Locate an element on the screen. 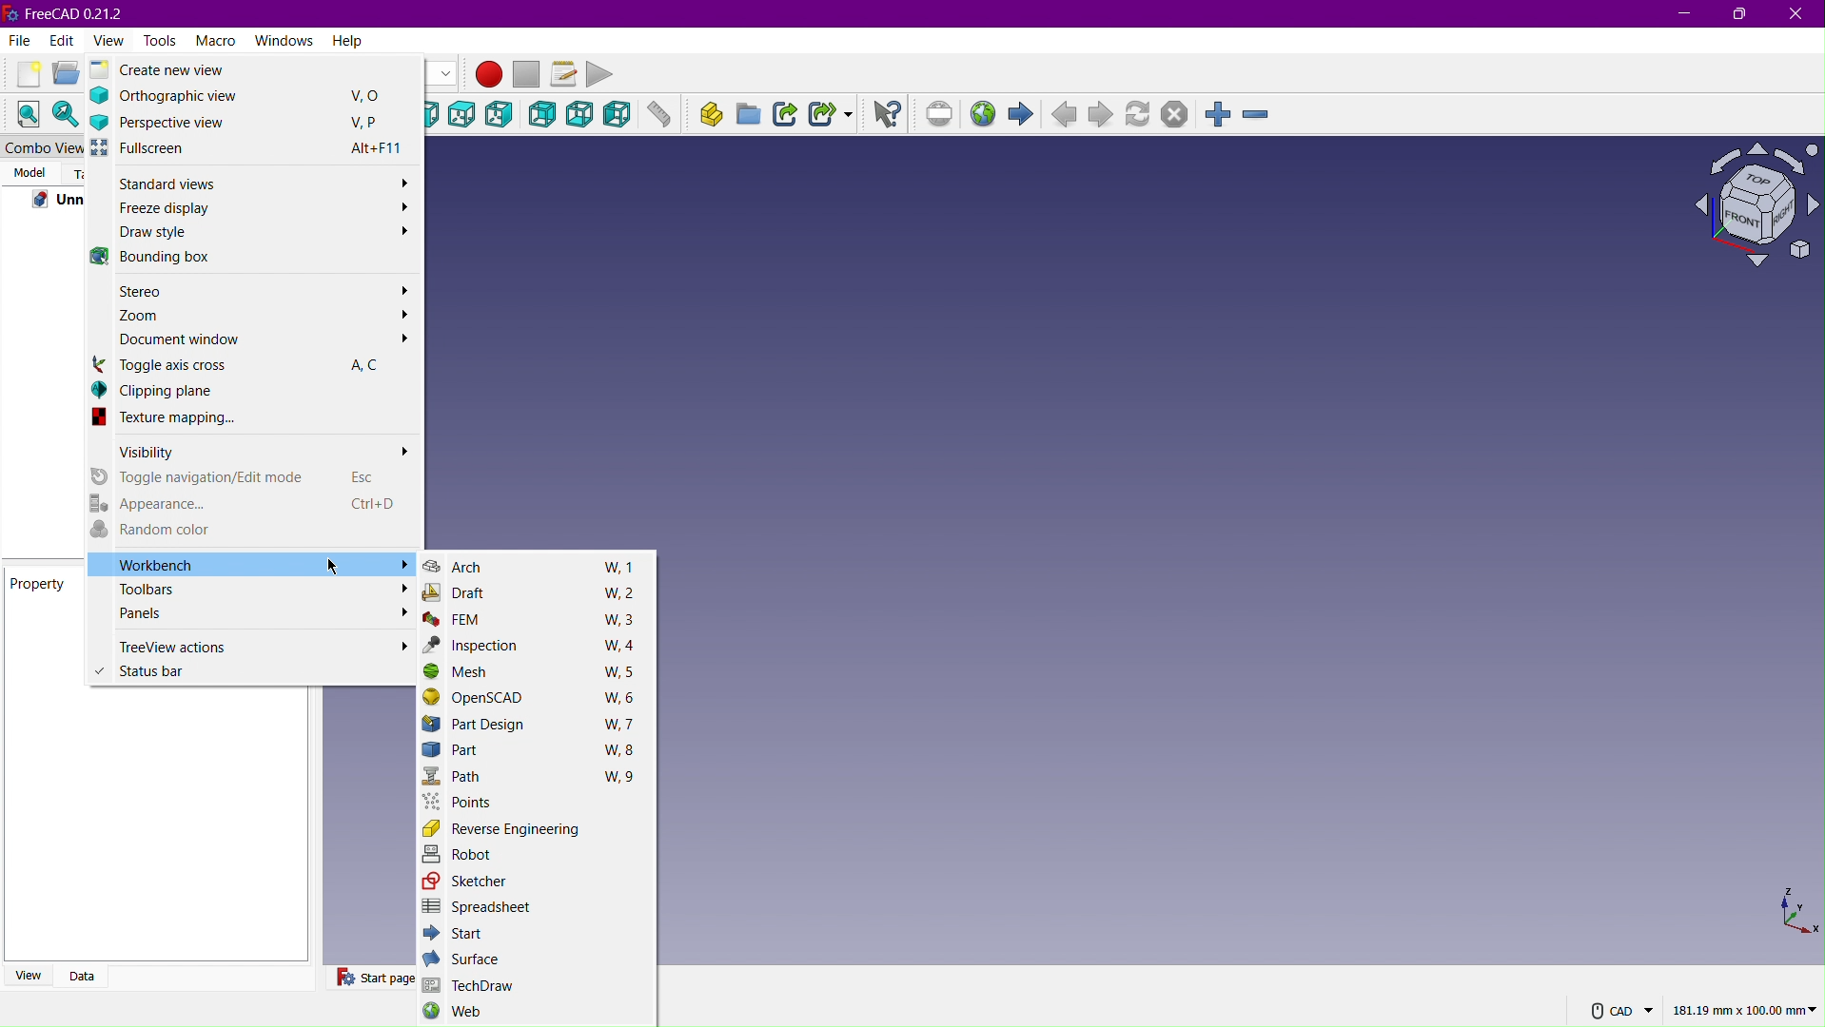 This screenshot has width=1825, height=1027. Set URL is located at coordinates (941, 115).